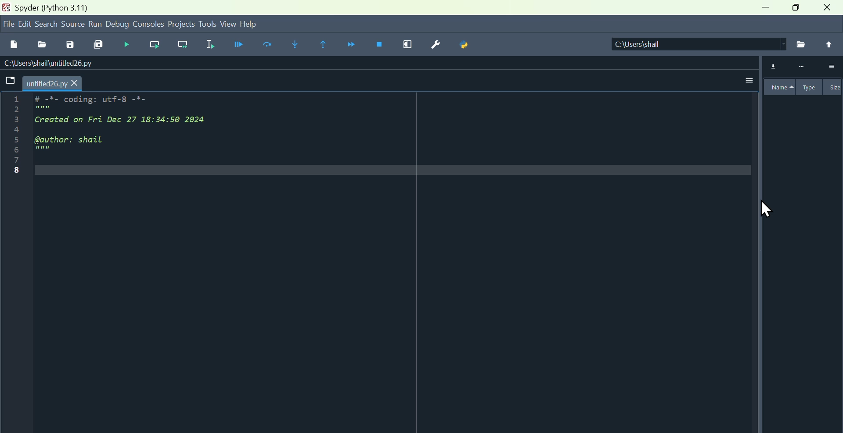  I want to click on view, so click(228, 24).